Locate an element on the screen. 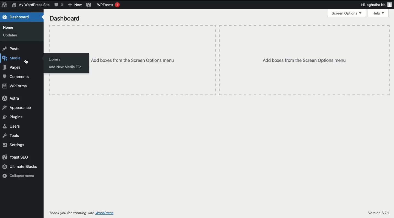 The height and width of the screenshot is (218, 394). WordPress logo is located at coordinates (4, 5).